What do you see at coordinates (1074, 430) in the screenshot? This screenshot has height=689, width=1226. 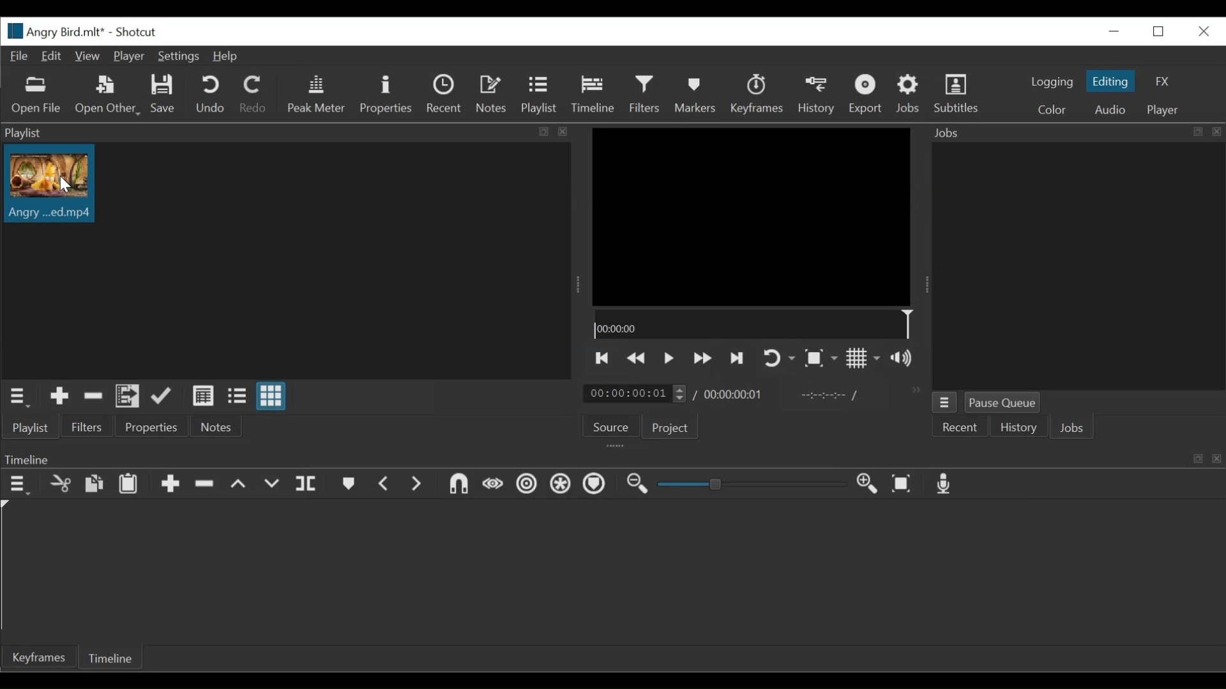 I see `Jobs` at bounding box center [1074, 430].